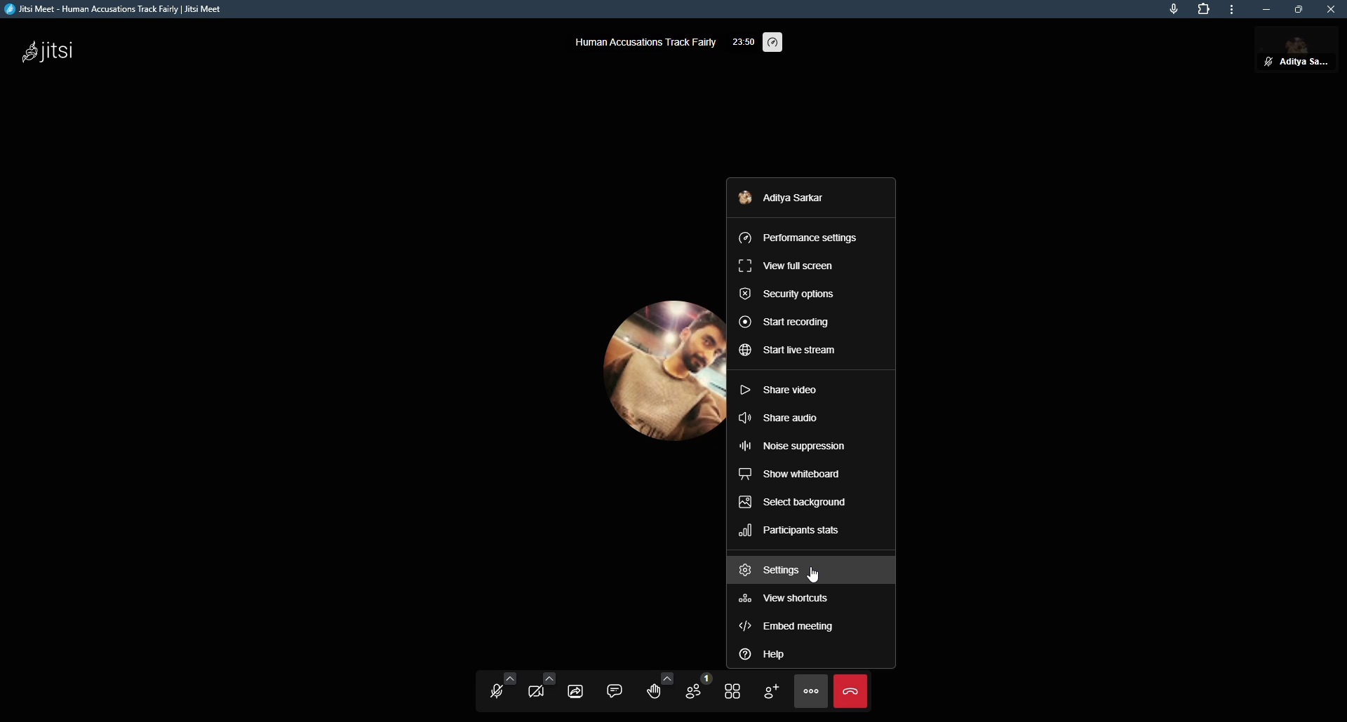 The width and height of the screenshot is (1347, 722). I want to click on mic, so click(1173, 10).